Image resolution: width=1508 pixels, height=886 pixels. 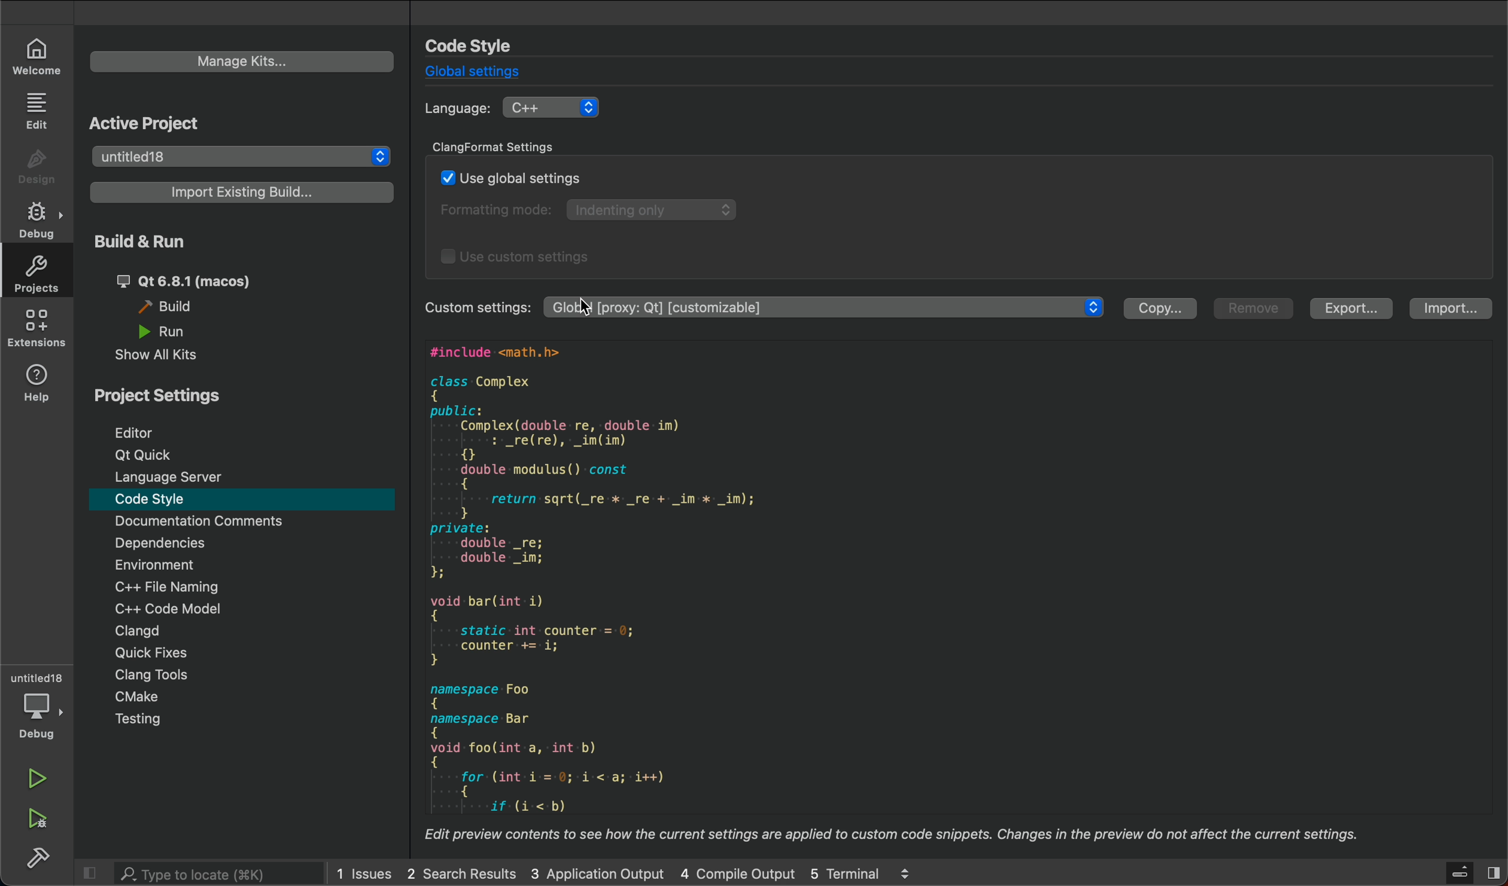 What do you see at coordinates (1455, 308) in the screenshot?
I see `import` at bounding box center [1455, 308].